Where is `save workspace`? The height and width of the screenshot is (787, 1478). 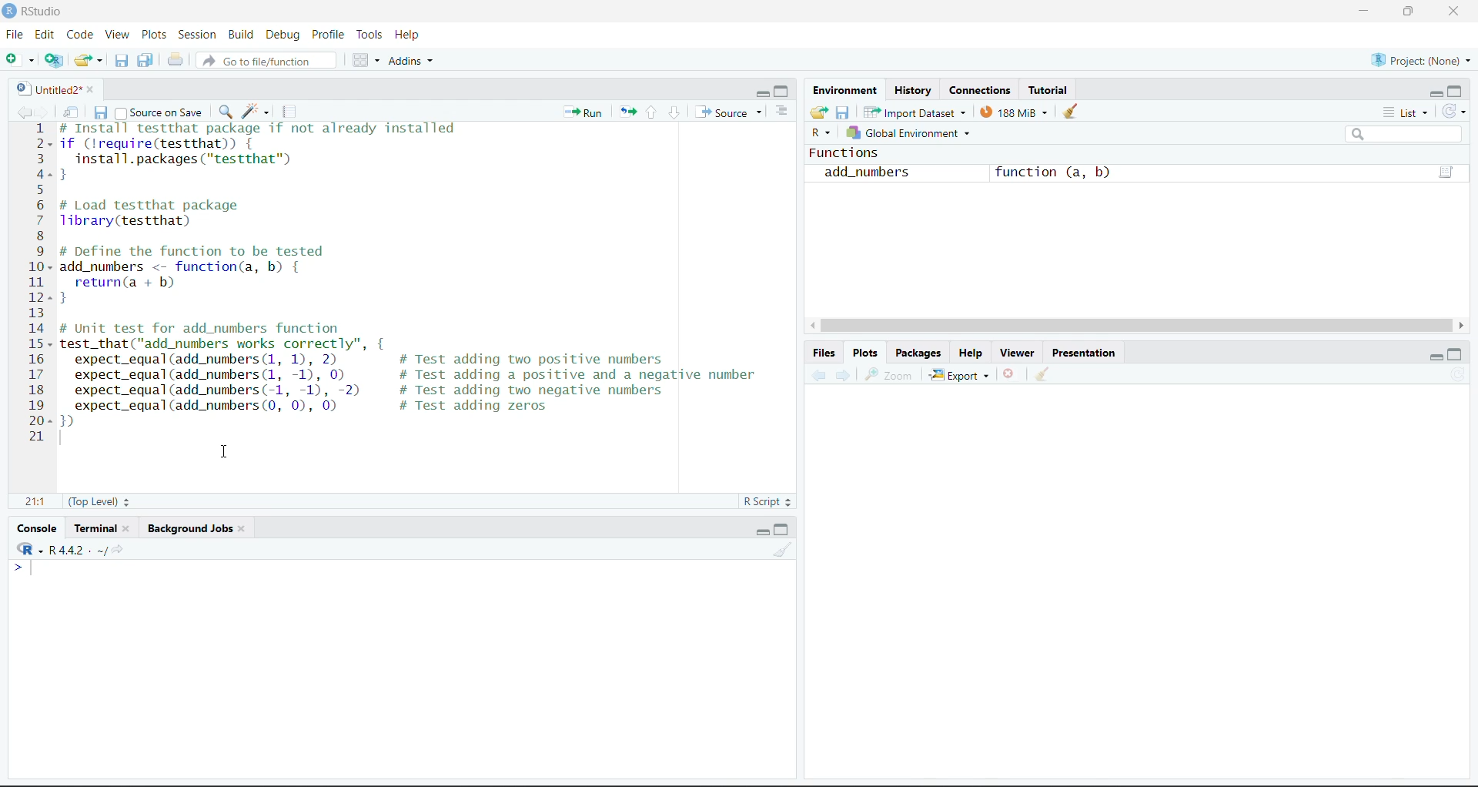 save workspace is located at coordinates (844, 113).